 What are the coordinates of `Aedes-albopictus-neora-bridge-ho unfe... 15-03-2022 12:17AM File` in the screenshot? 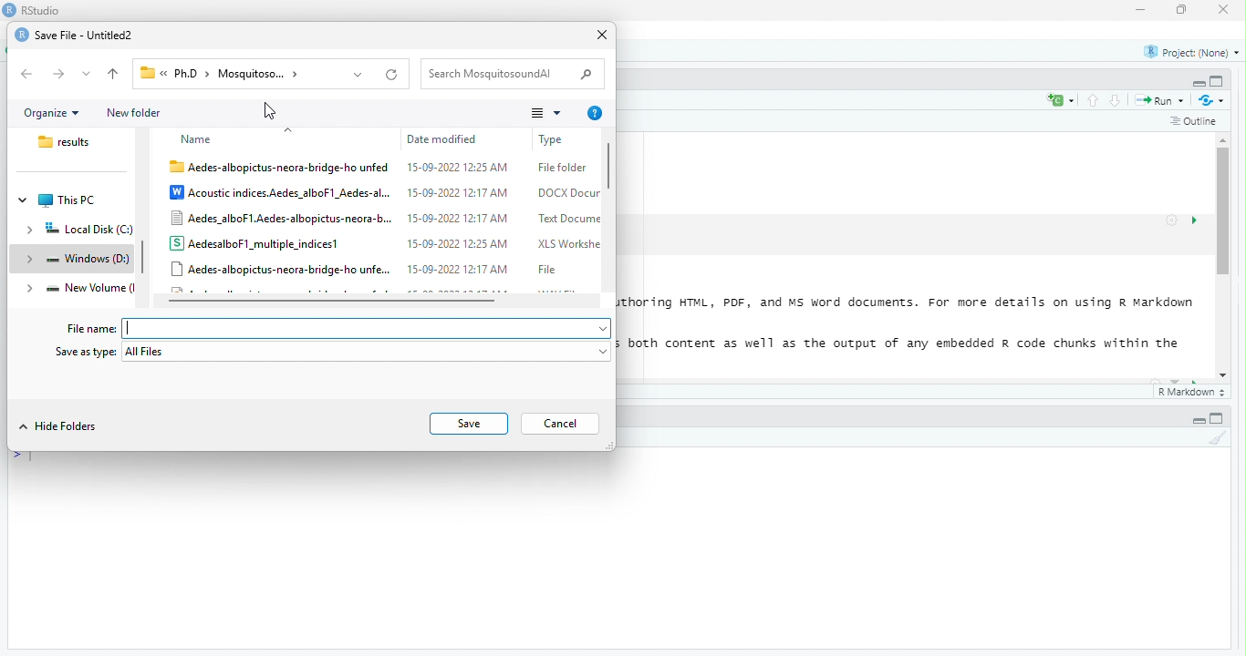 It's located at (367, 269).